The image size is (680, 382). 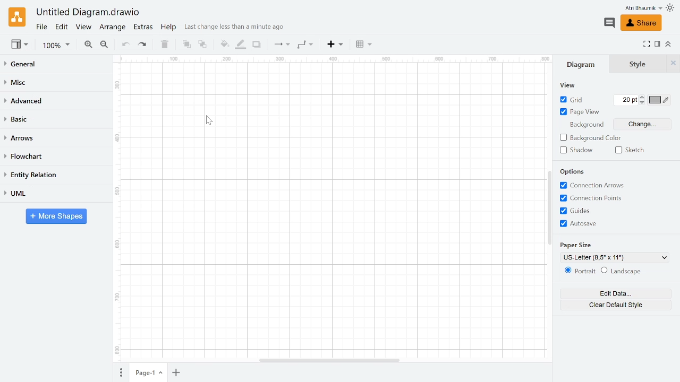 I want to click on Potrait, so click(x=579, y=271).